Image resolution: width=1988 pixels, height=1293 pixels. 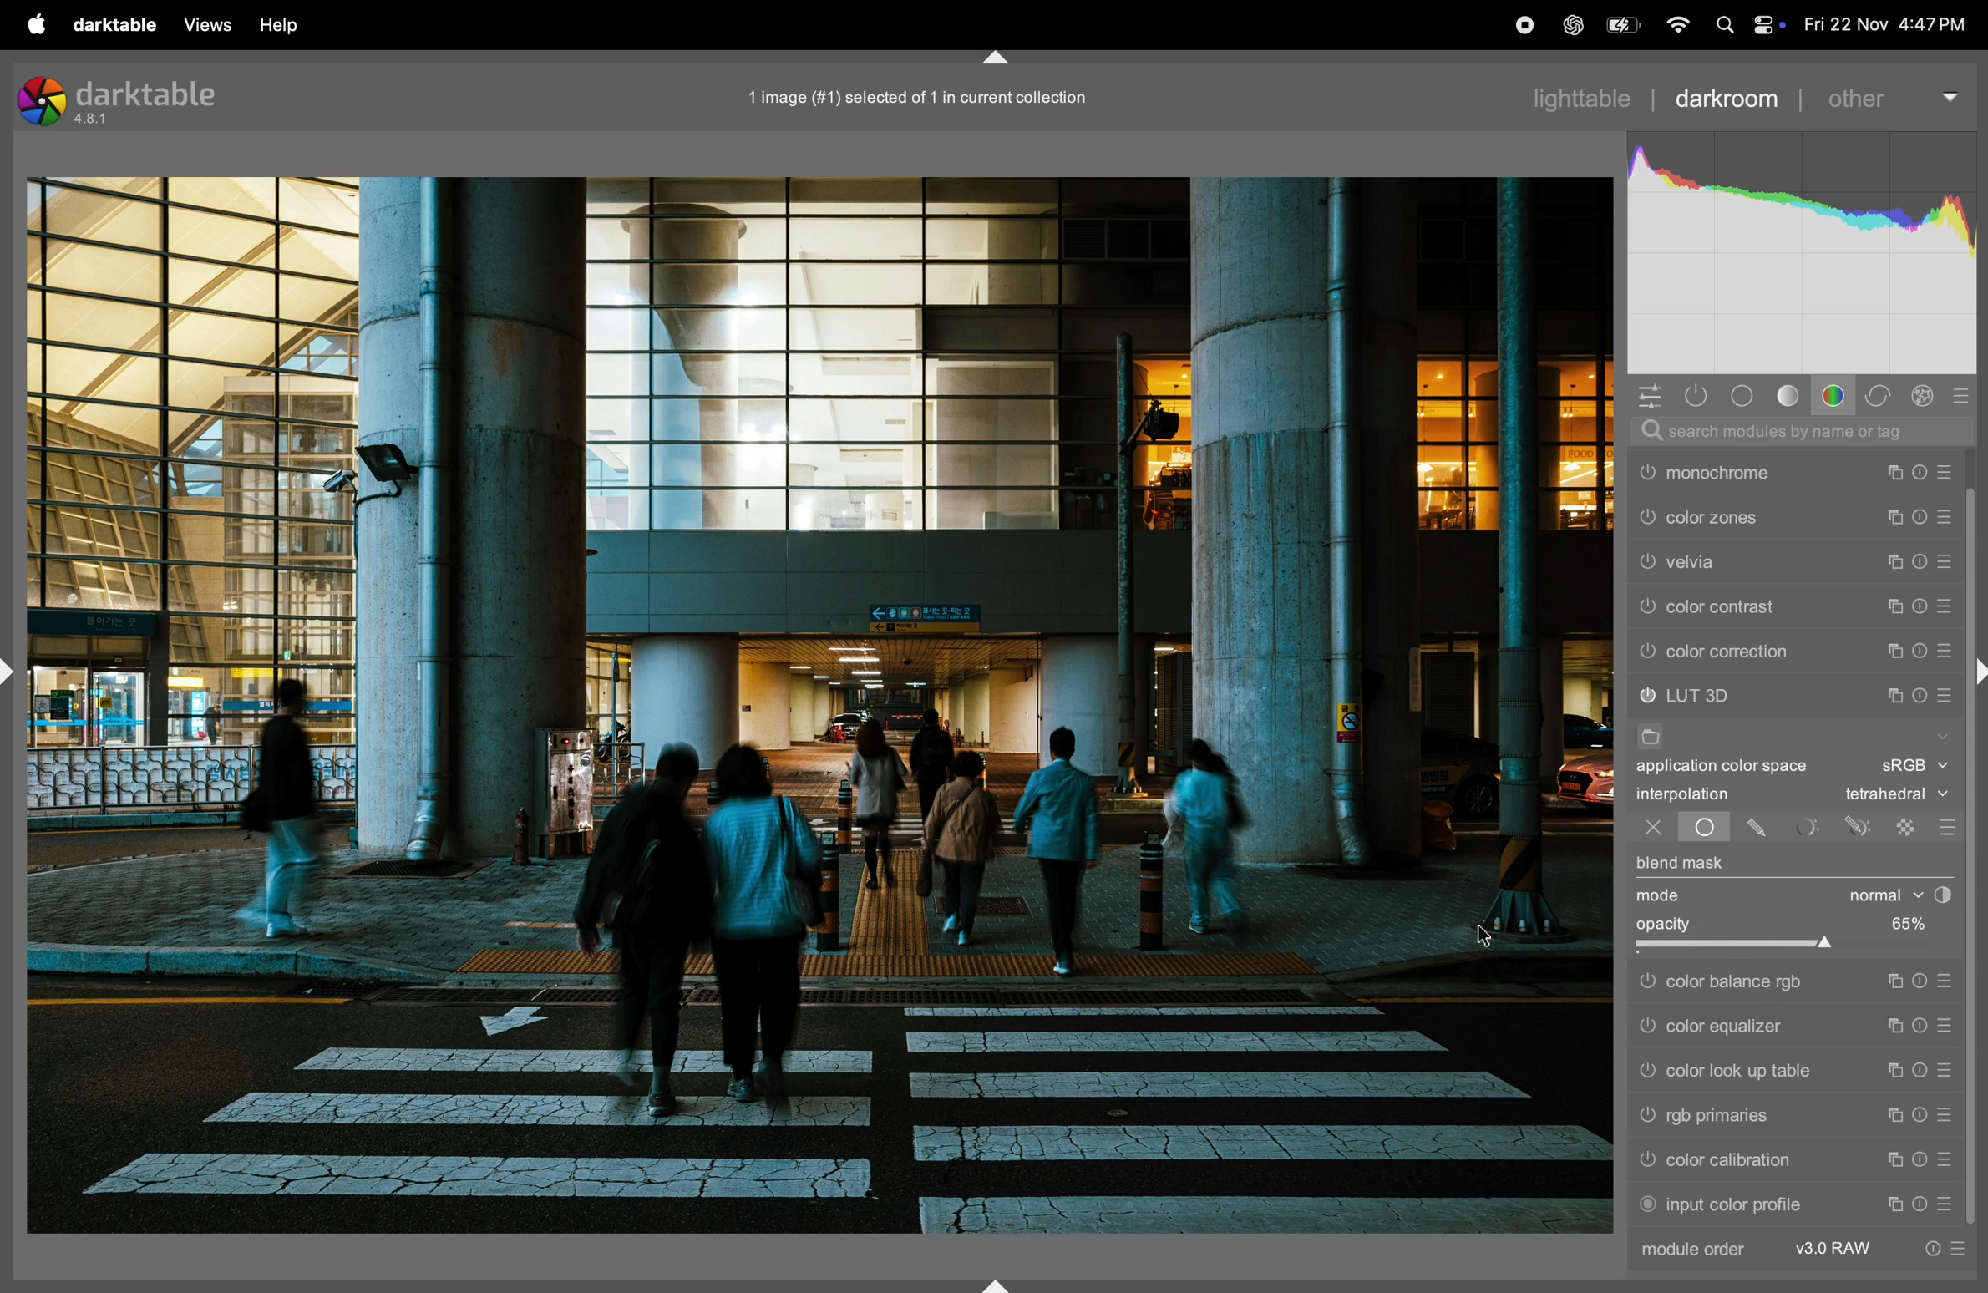 What do you see at coordinates (1643, 394) in the screenshot?
I see `quick access panel` at bounding box center [1643, 394].